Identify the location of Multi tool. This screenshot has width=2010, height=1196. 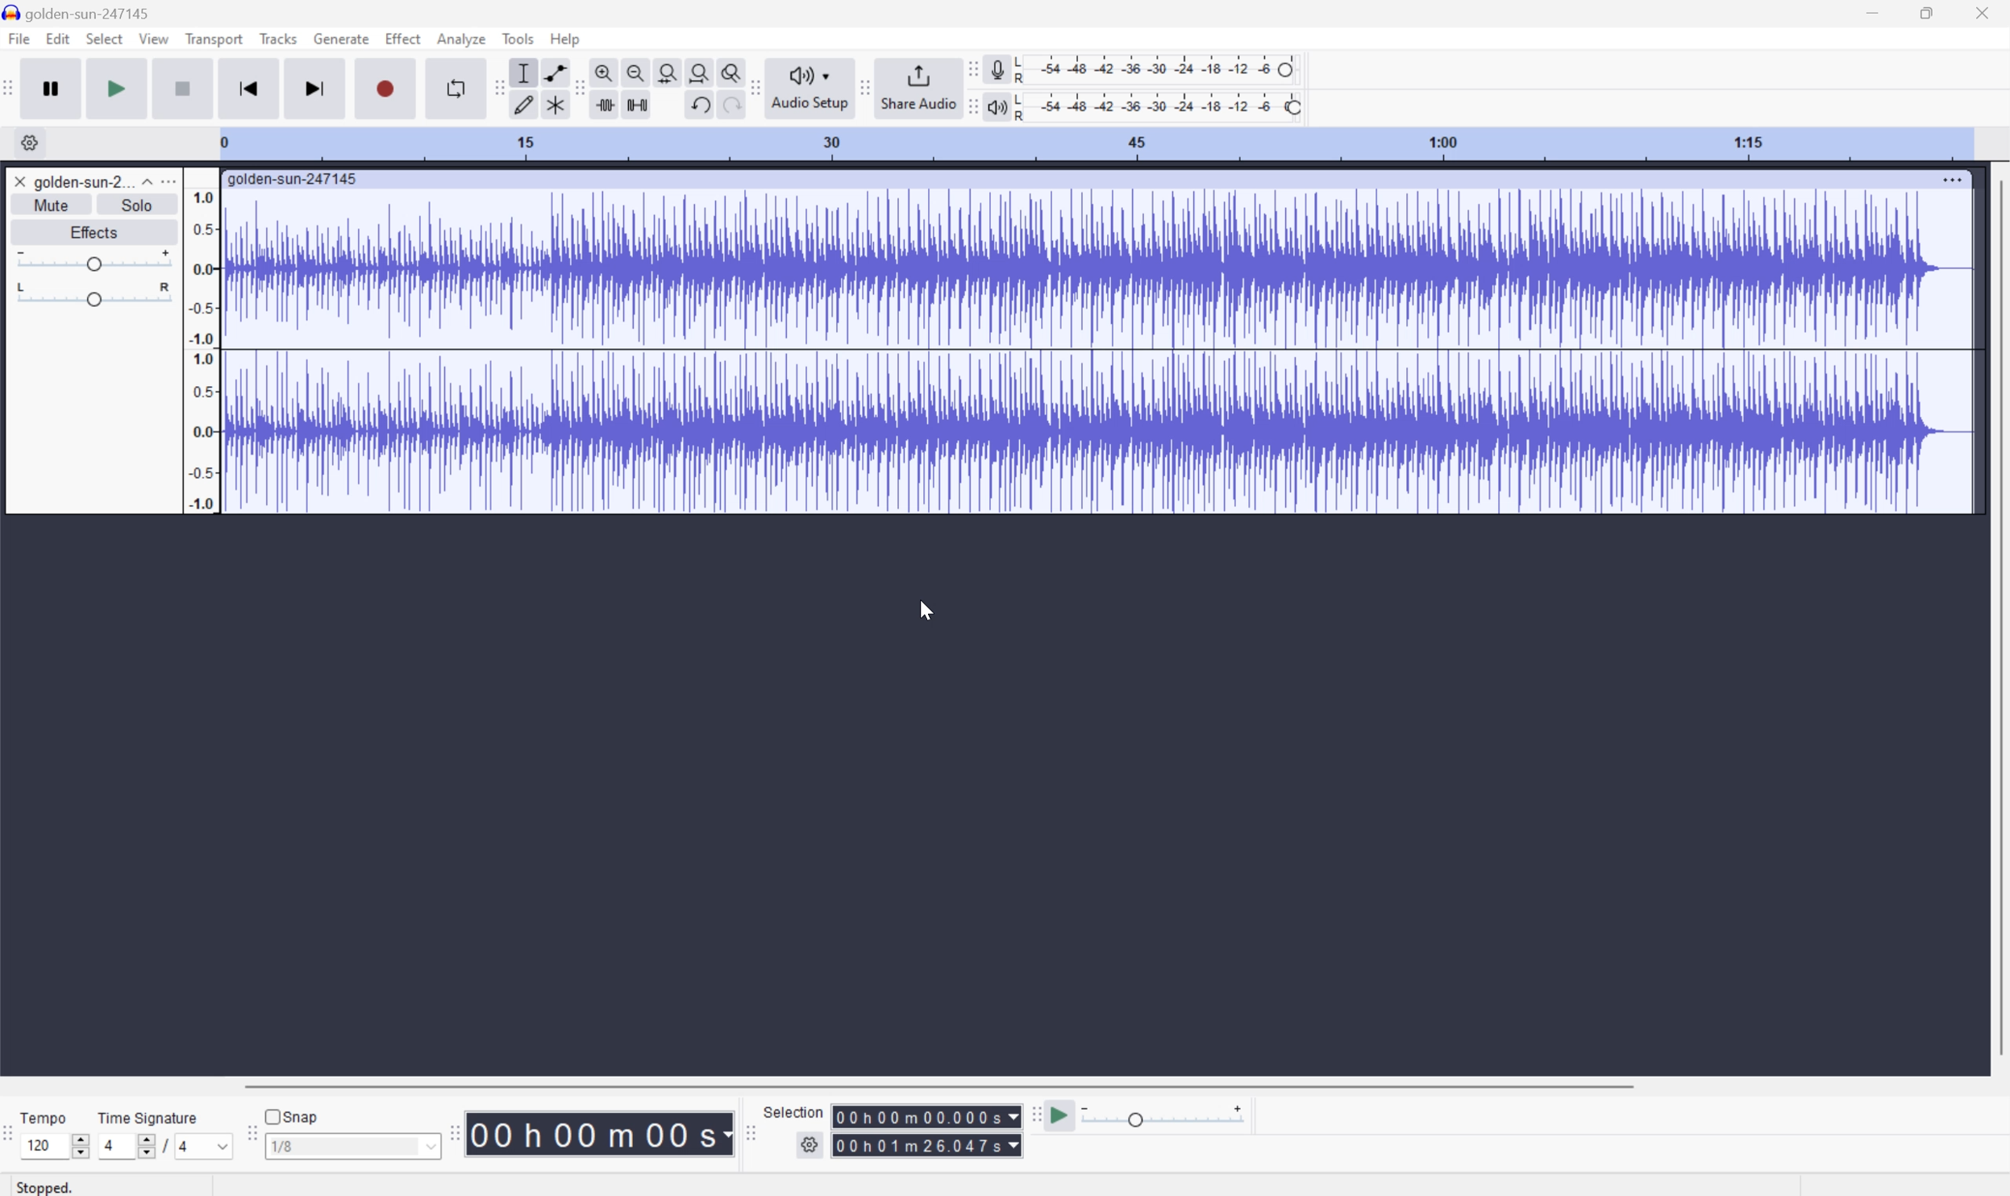
(551, 108).